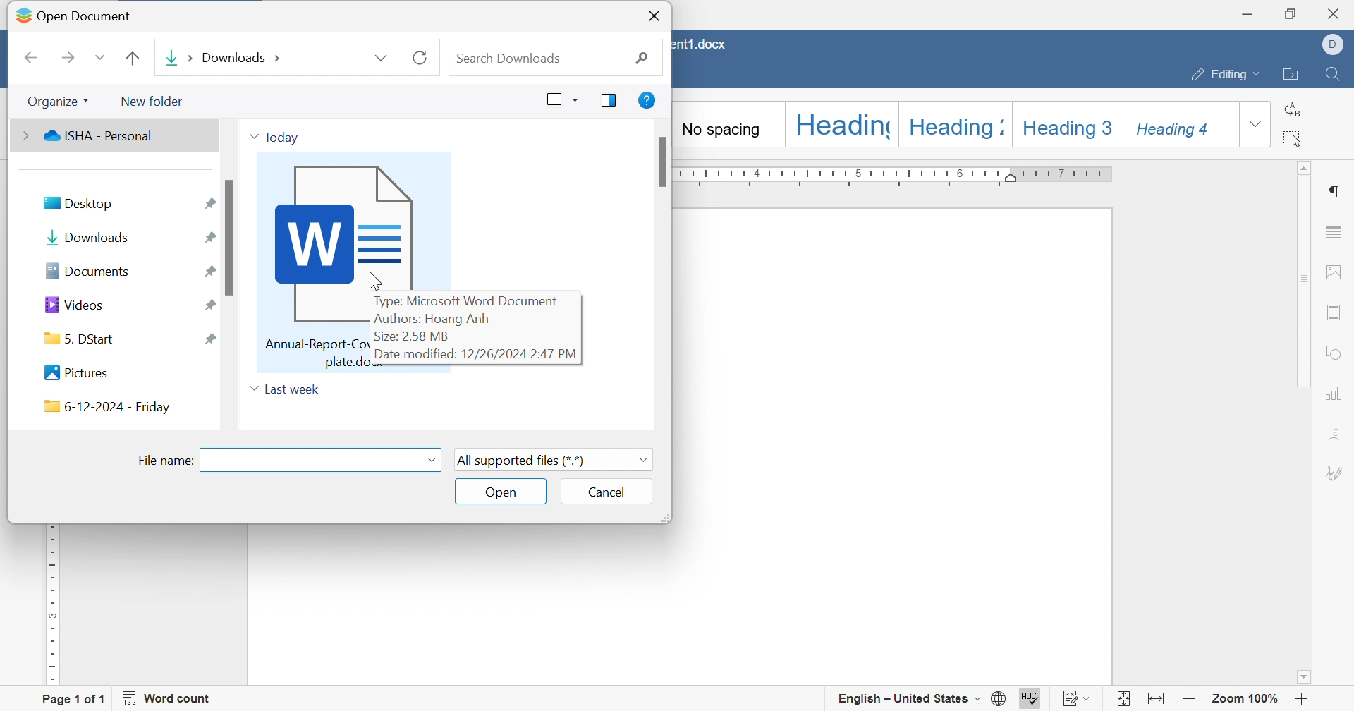 This screenshot has height=711, width=1354. I want to click on search downloads, so click(552, 59).